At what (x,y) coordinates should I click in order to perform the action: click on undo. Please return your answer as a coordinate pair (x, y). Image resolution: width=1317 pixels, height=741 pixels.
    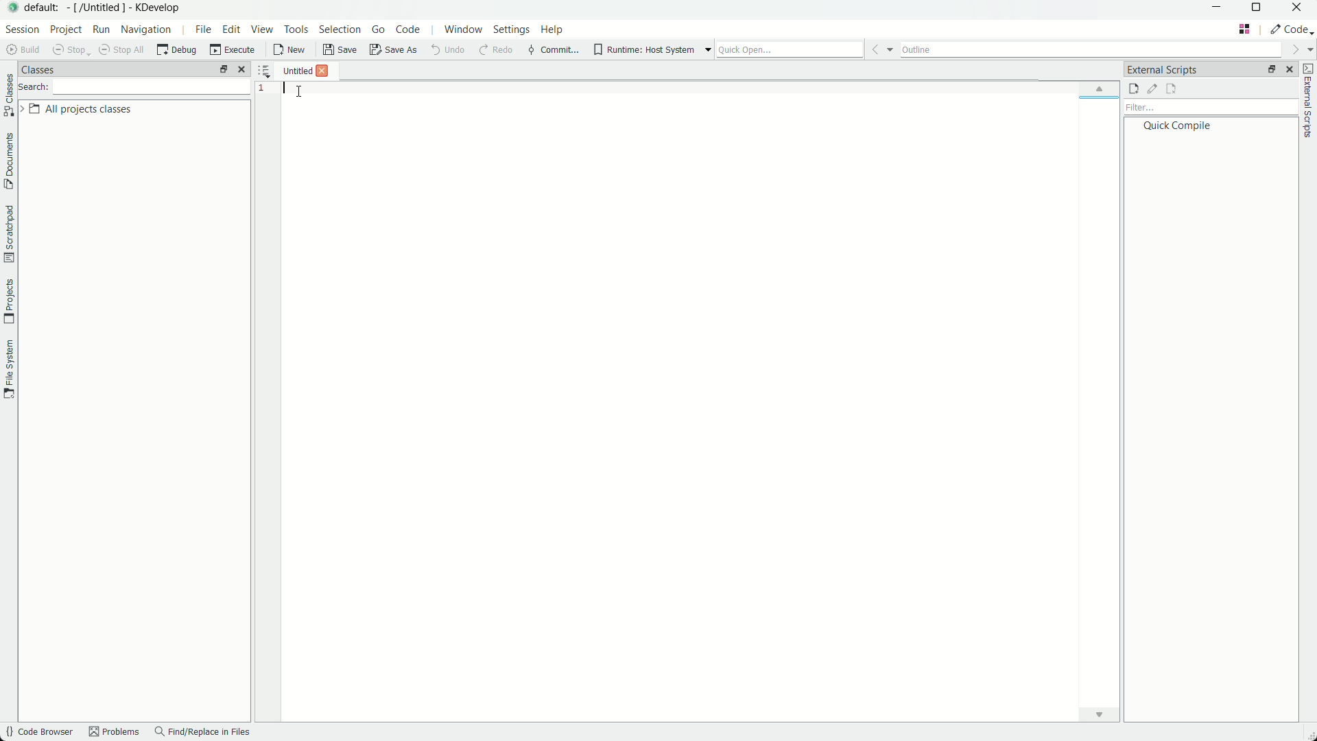
    Looking at the image, I should click on (452, 51).